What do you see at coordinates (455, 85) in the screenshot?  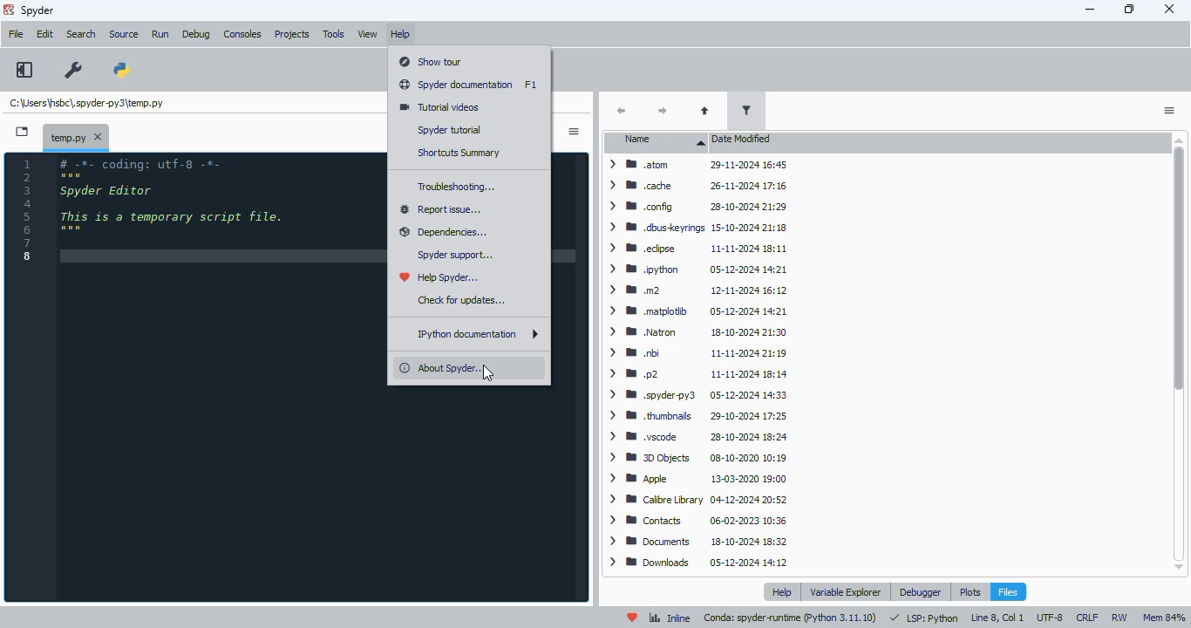 I see `spyder documentation` at bounding box center [455, 85].